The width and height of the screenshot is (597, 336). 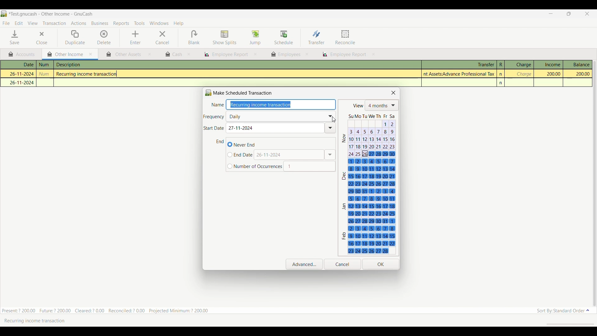 I want to click on Next 4 months calendar, starting with the current date, so click(x=369, y=184).